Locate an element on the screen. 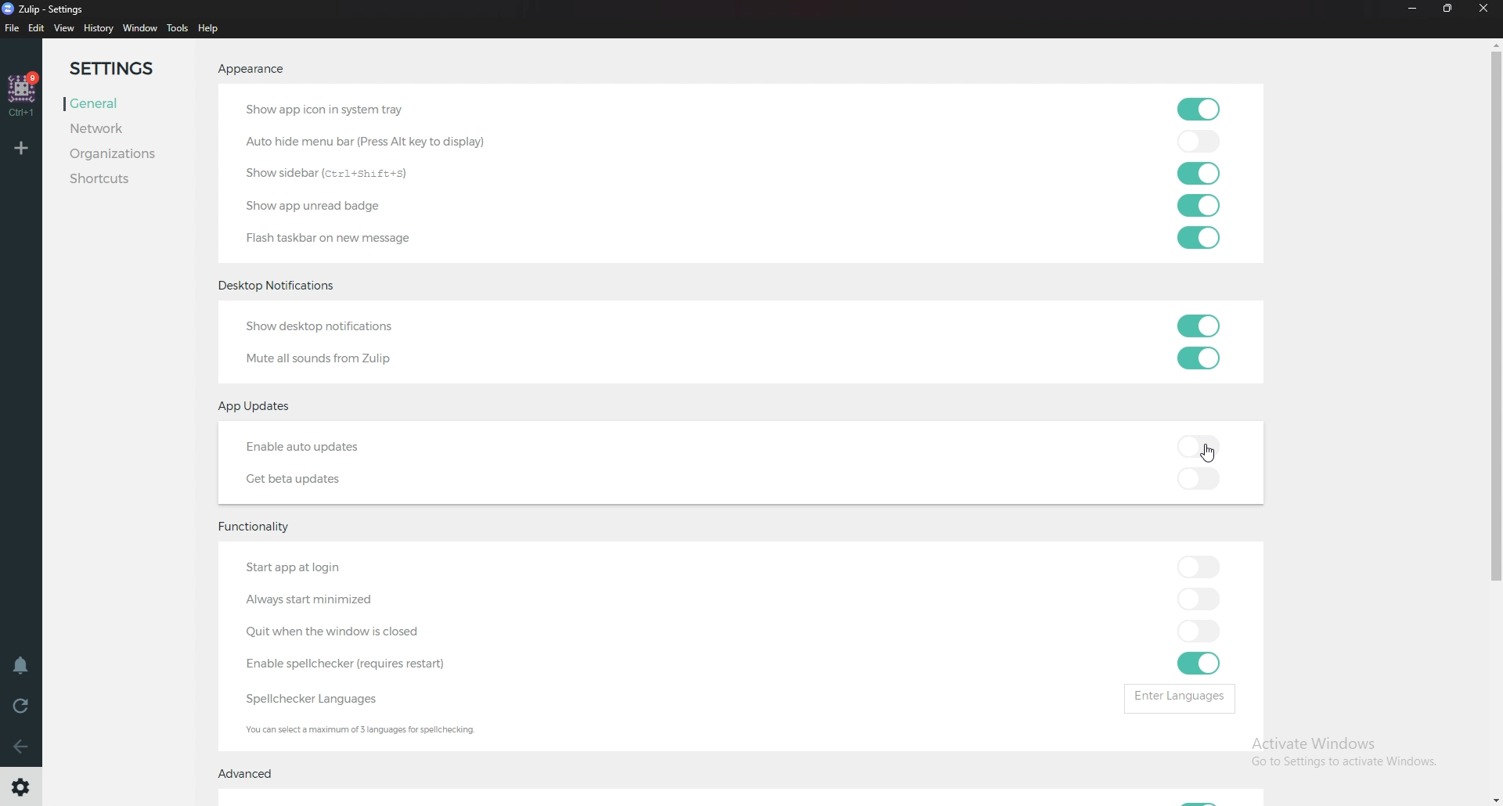  toggle is located at coordinates (1196, 566).